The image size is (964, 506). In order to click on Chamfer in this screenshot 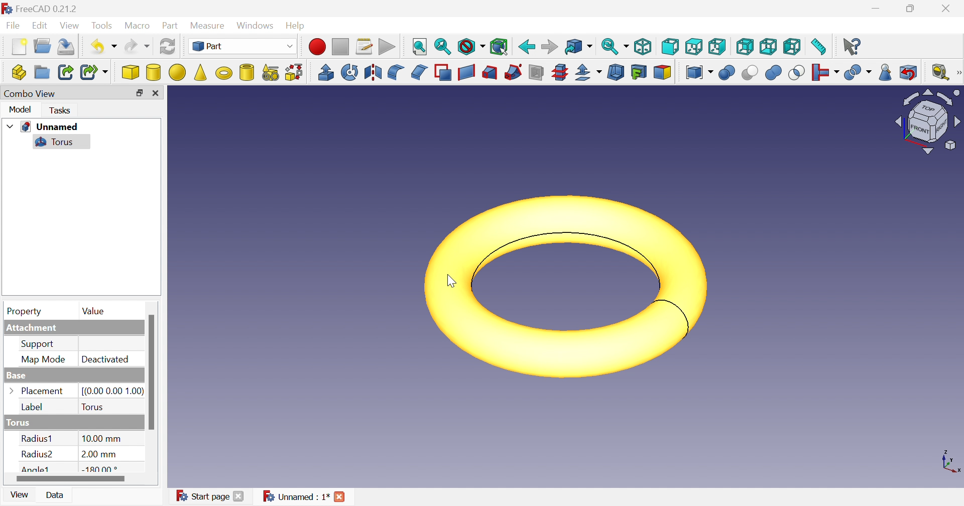, I will do `click(418, 73)`.